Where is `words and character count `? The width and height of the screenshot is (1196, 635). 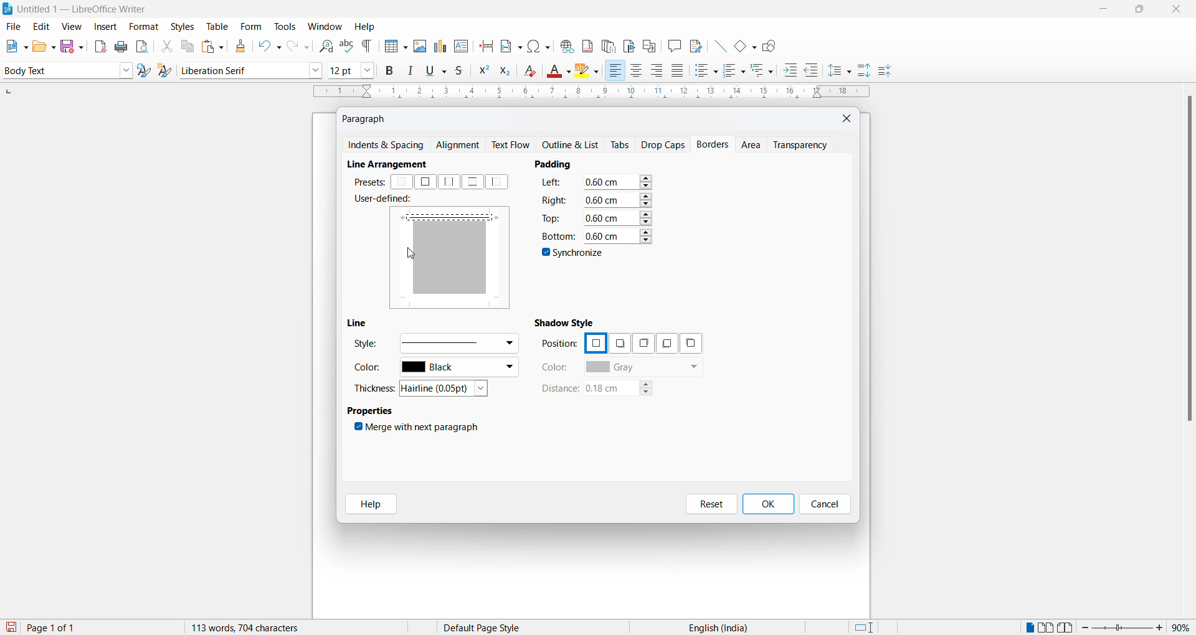 words and character count  is located at coordinates (257, 628).